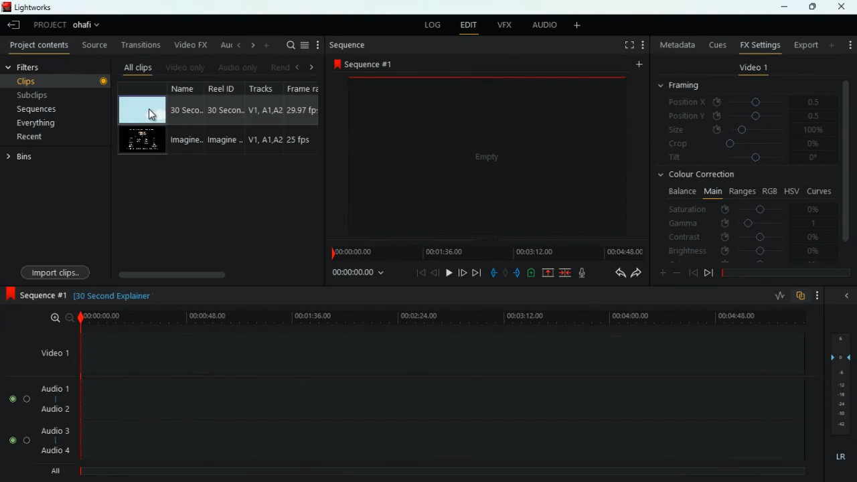  What do you see at coordinates (643, 45) in the screenshot?
I see `Setting` at bounding box center [643, 45].